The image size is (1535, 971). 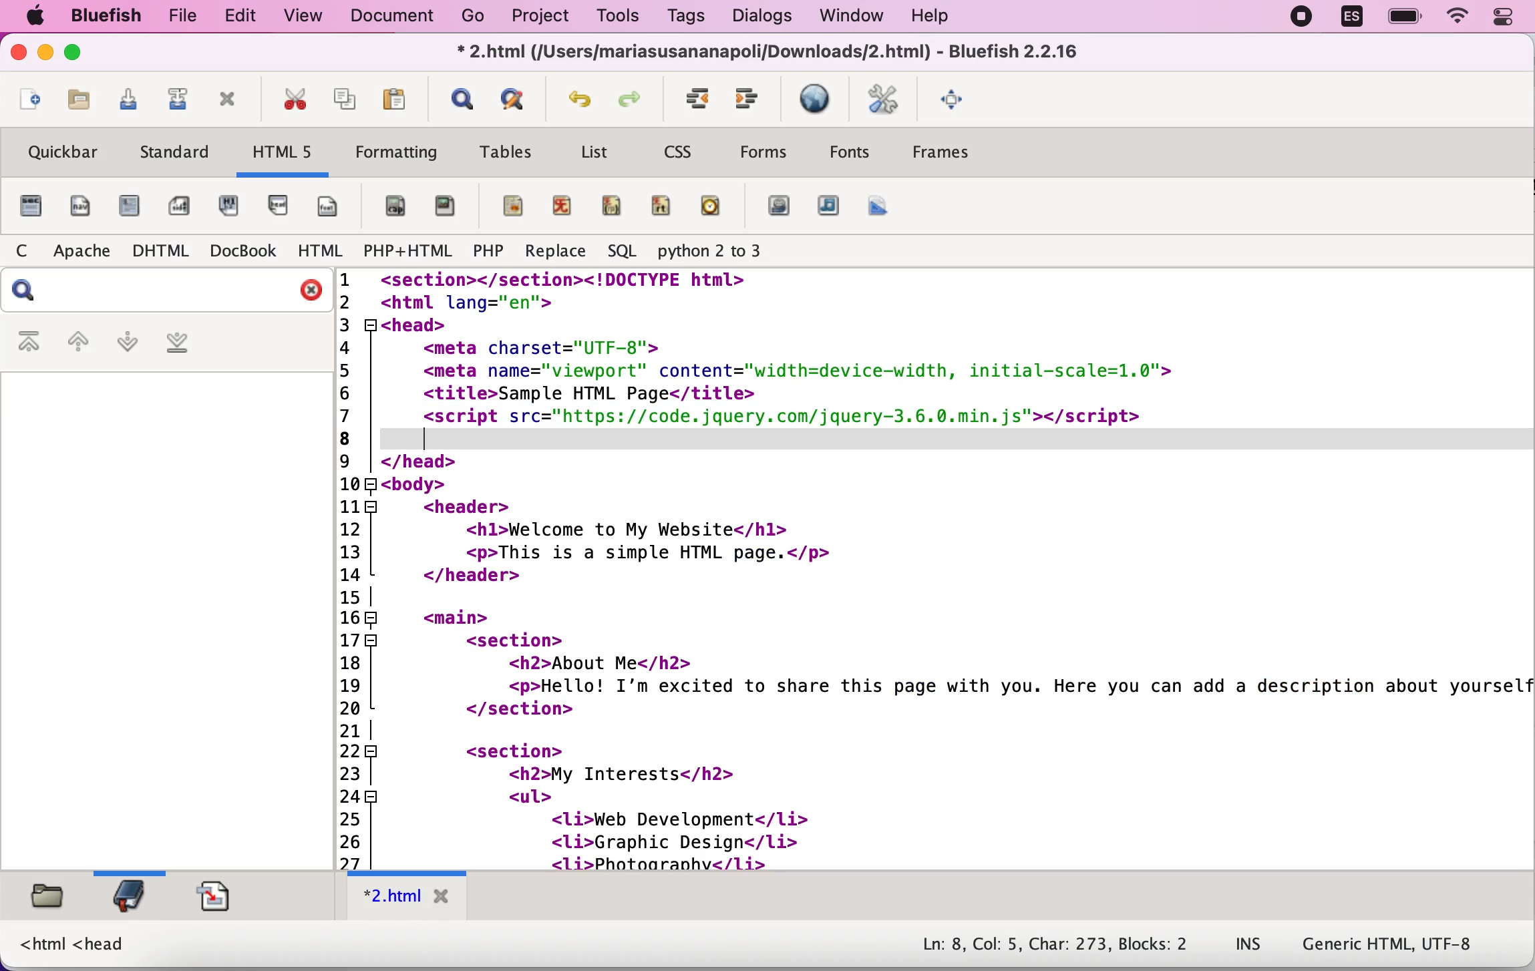 I want to click on search, so click(x=165, y=291).